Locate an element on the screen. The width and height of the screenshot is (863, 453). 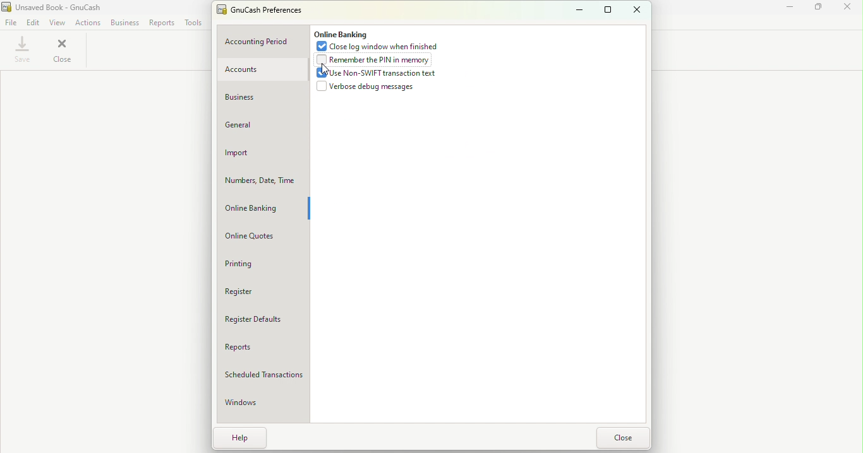
tools is located at coordinates (193, 23).